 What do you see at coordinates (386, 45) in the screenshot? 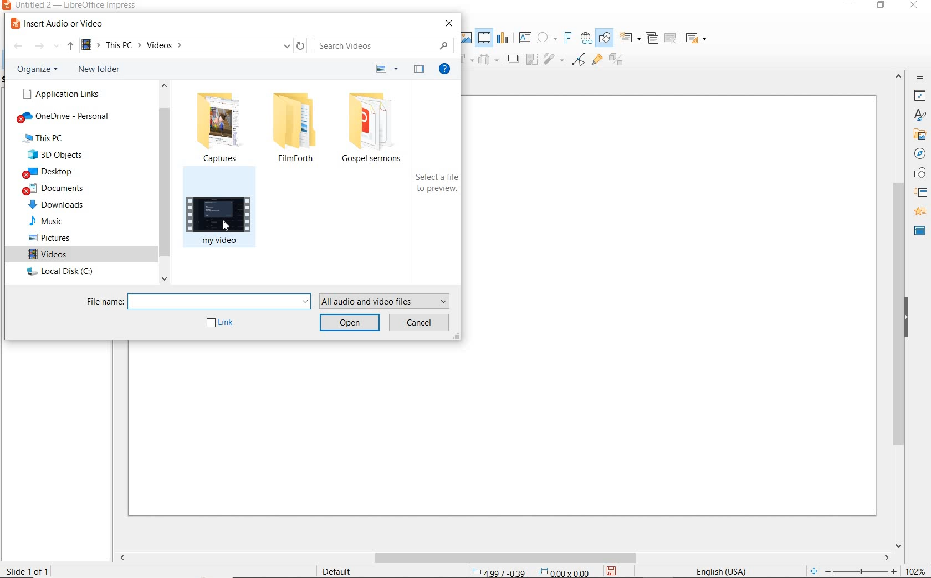
I see `SEARCH VIDEO` at bounding box center [386, 45].